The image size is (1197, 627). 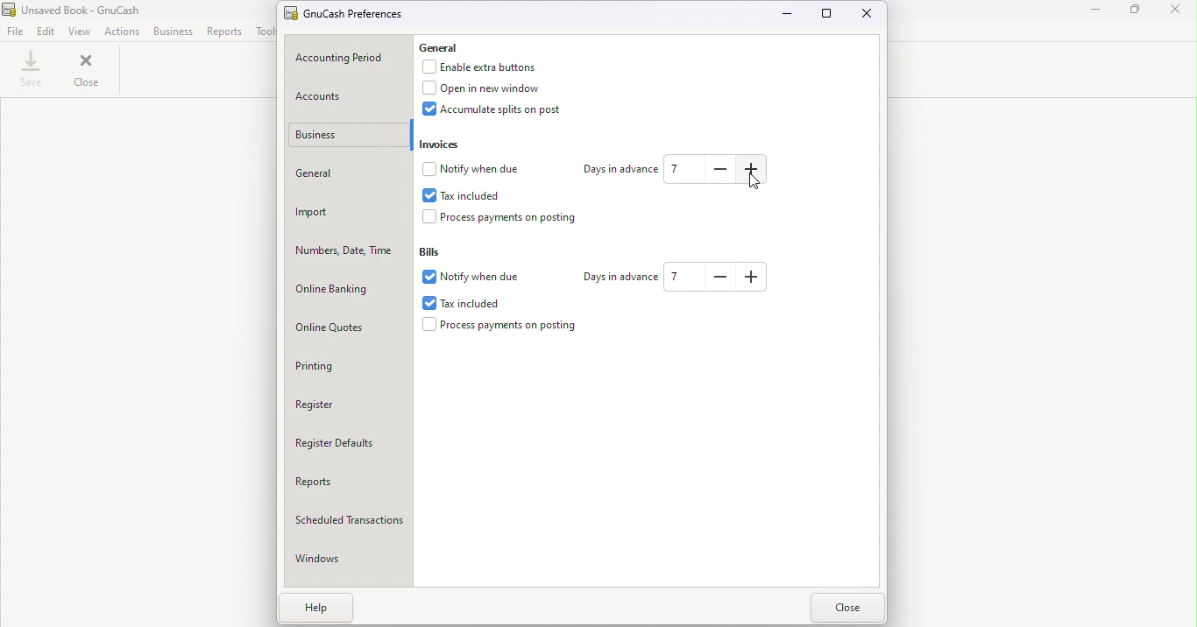 I want to click on Tax included, so click(x=479, y=301).